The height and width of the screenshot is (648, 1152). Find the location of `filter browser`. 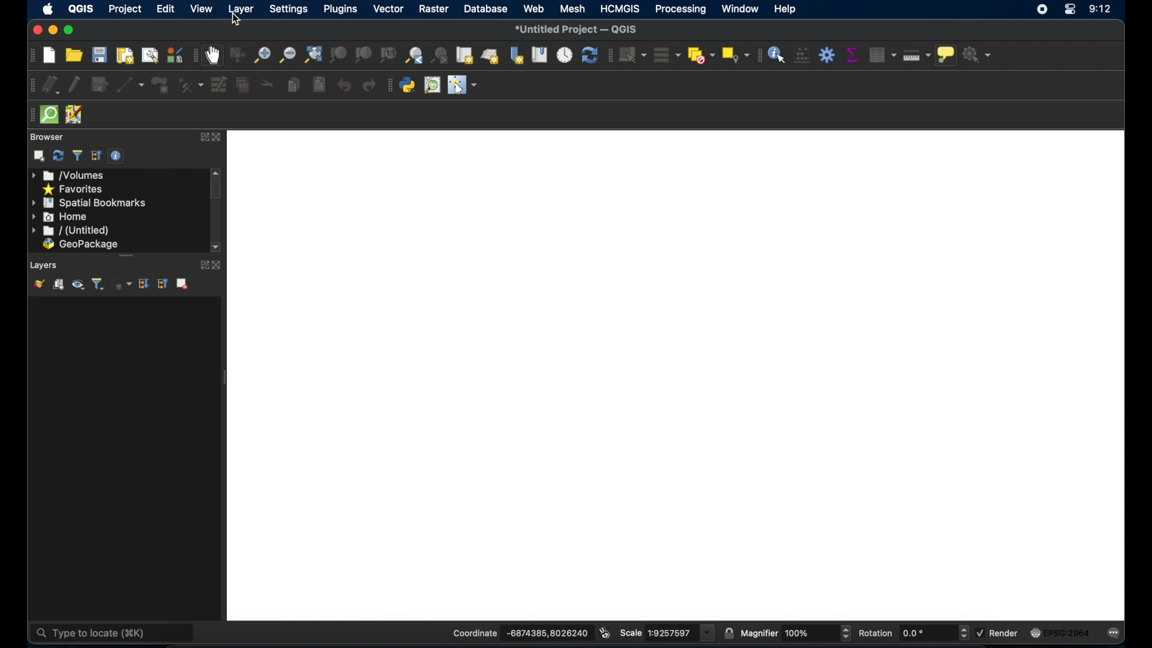

filter browser is located at coordinates (77, 155).